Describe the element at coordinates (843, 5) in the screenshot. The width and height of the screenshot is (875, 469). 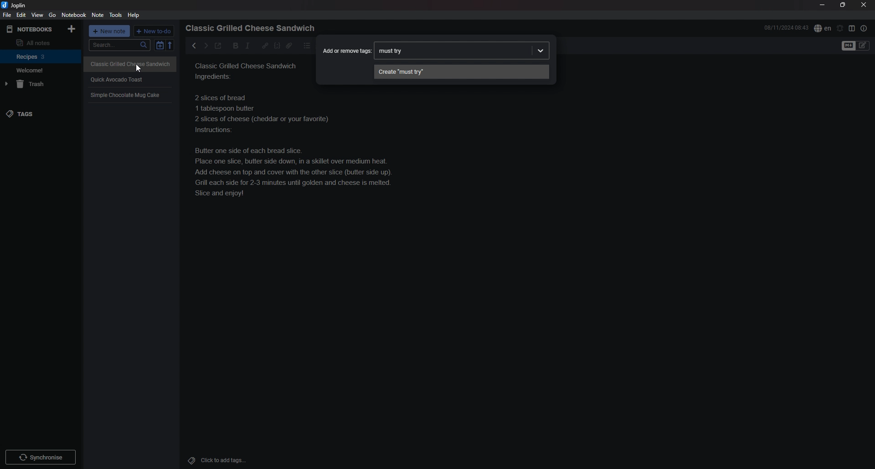
I see `resize` at that location.